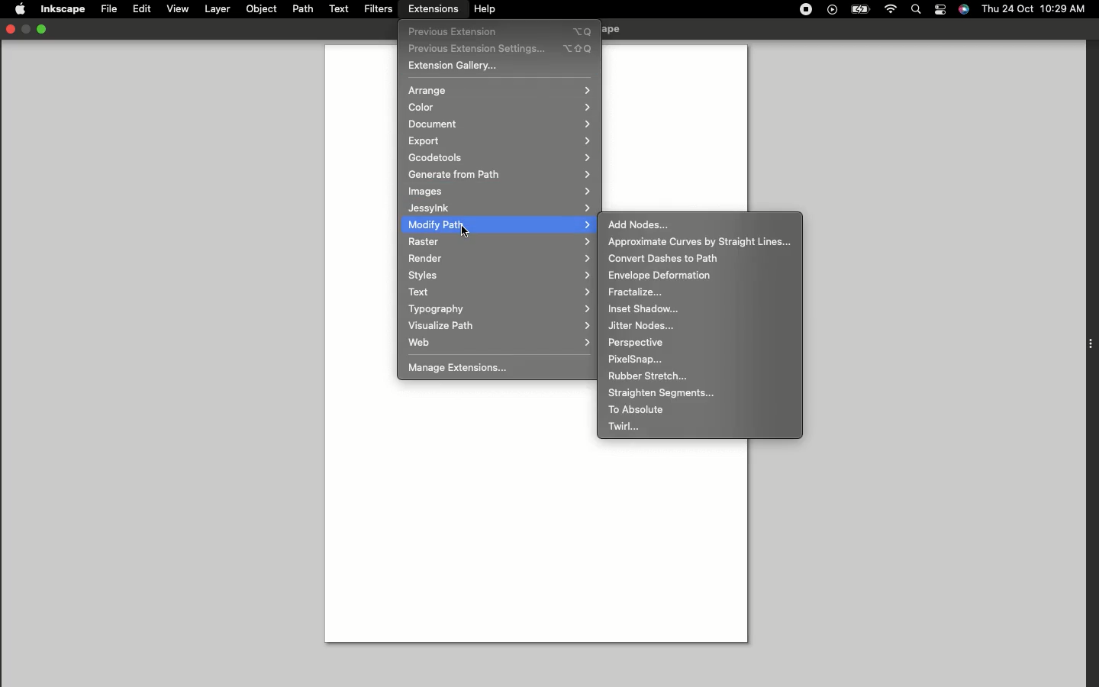  Describe the element at coordinates (12, 31) in the screenshot. I see `Close` at that location.